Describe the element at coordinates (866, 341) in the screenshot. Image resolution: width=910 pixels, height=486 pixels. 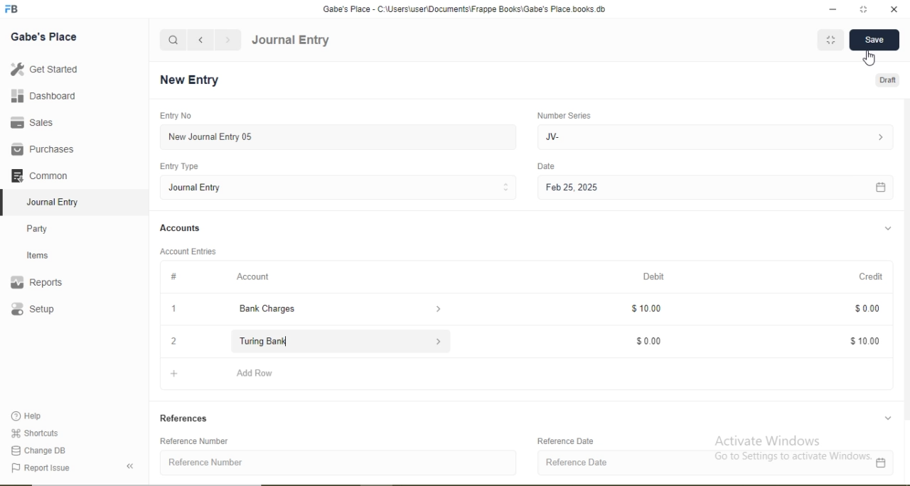
I see `$10.00` at that location.